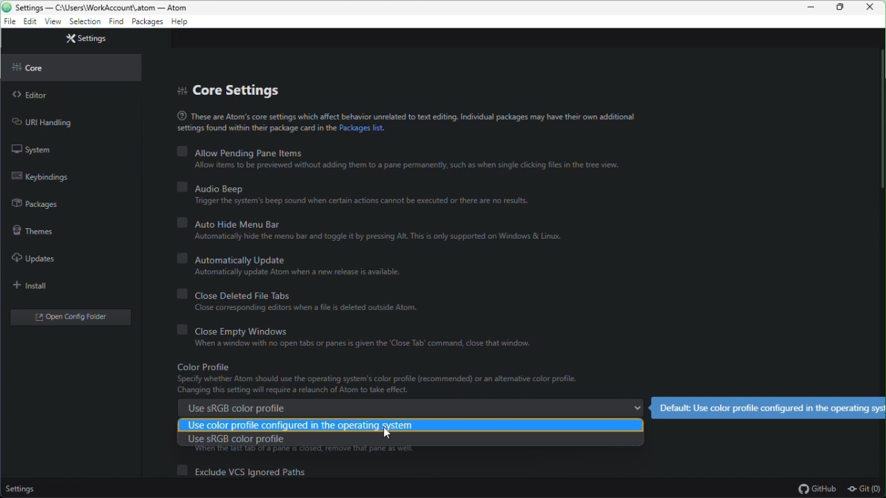  Describe the element at coordinates (293, 266) in the screenshot. I see `Automatically update` at that location.